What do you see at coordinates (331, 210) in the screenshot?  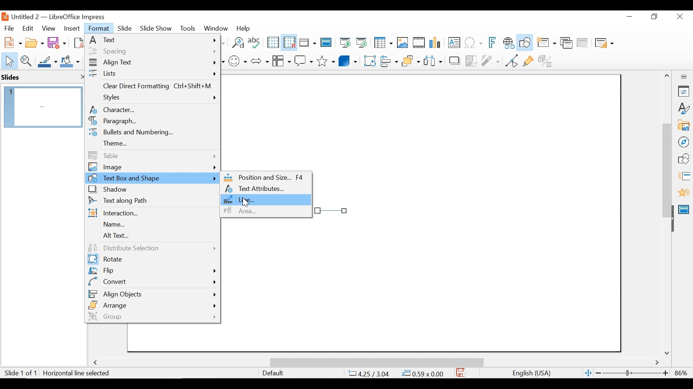 I see `Horizontal Line` at bounding box center [331, 210].